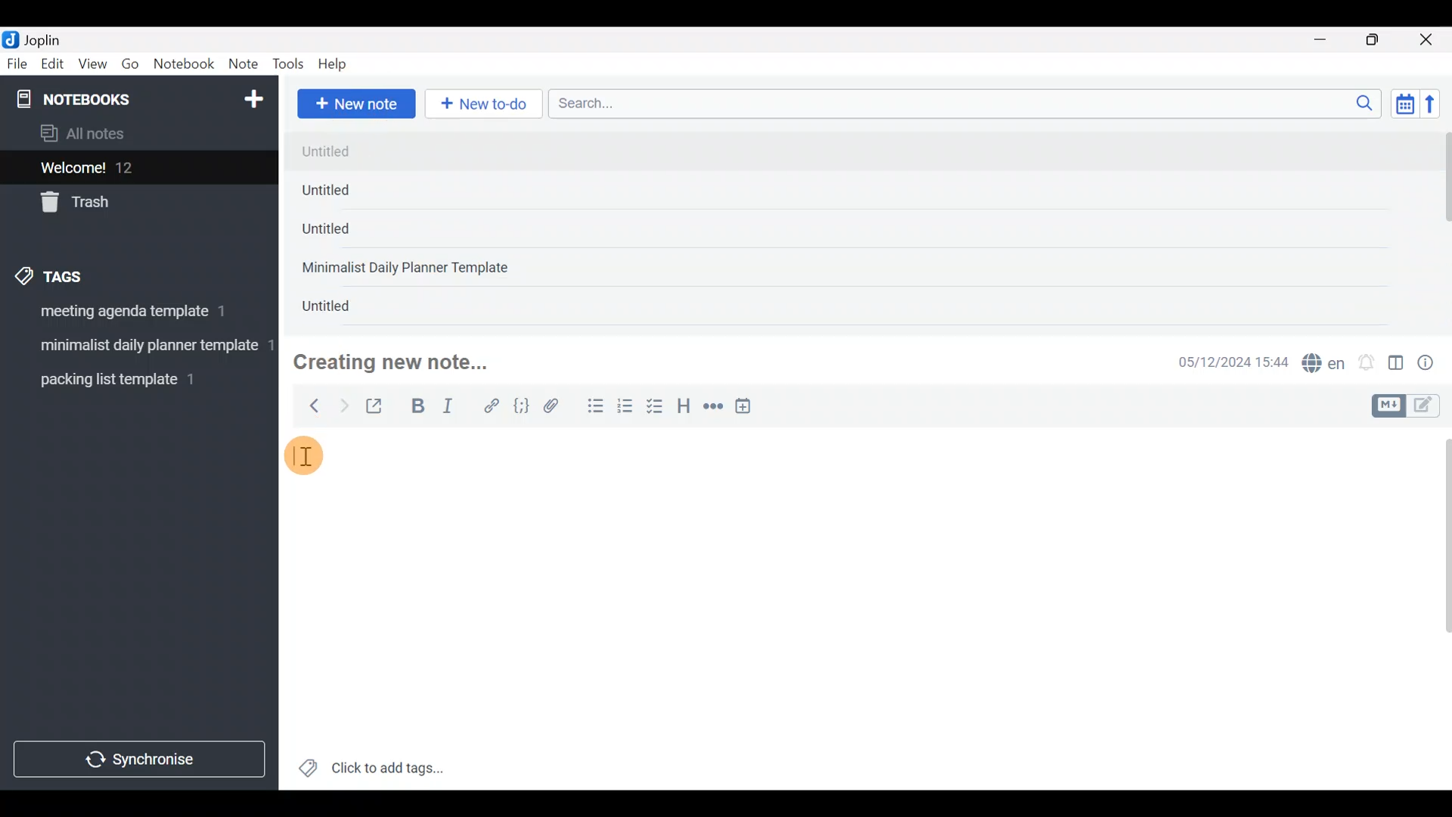 The height and width of the screenshot is (817, 1452). What do you see at coordinates (487, 105) in the screenshot?
I see `New to-do` at bounding box center [487, 105].